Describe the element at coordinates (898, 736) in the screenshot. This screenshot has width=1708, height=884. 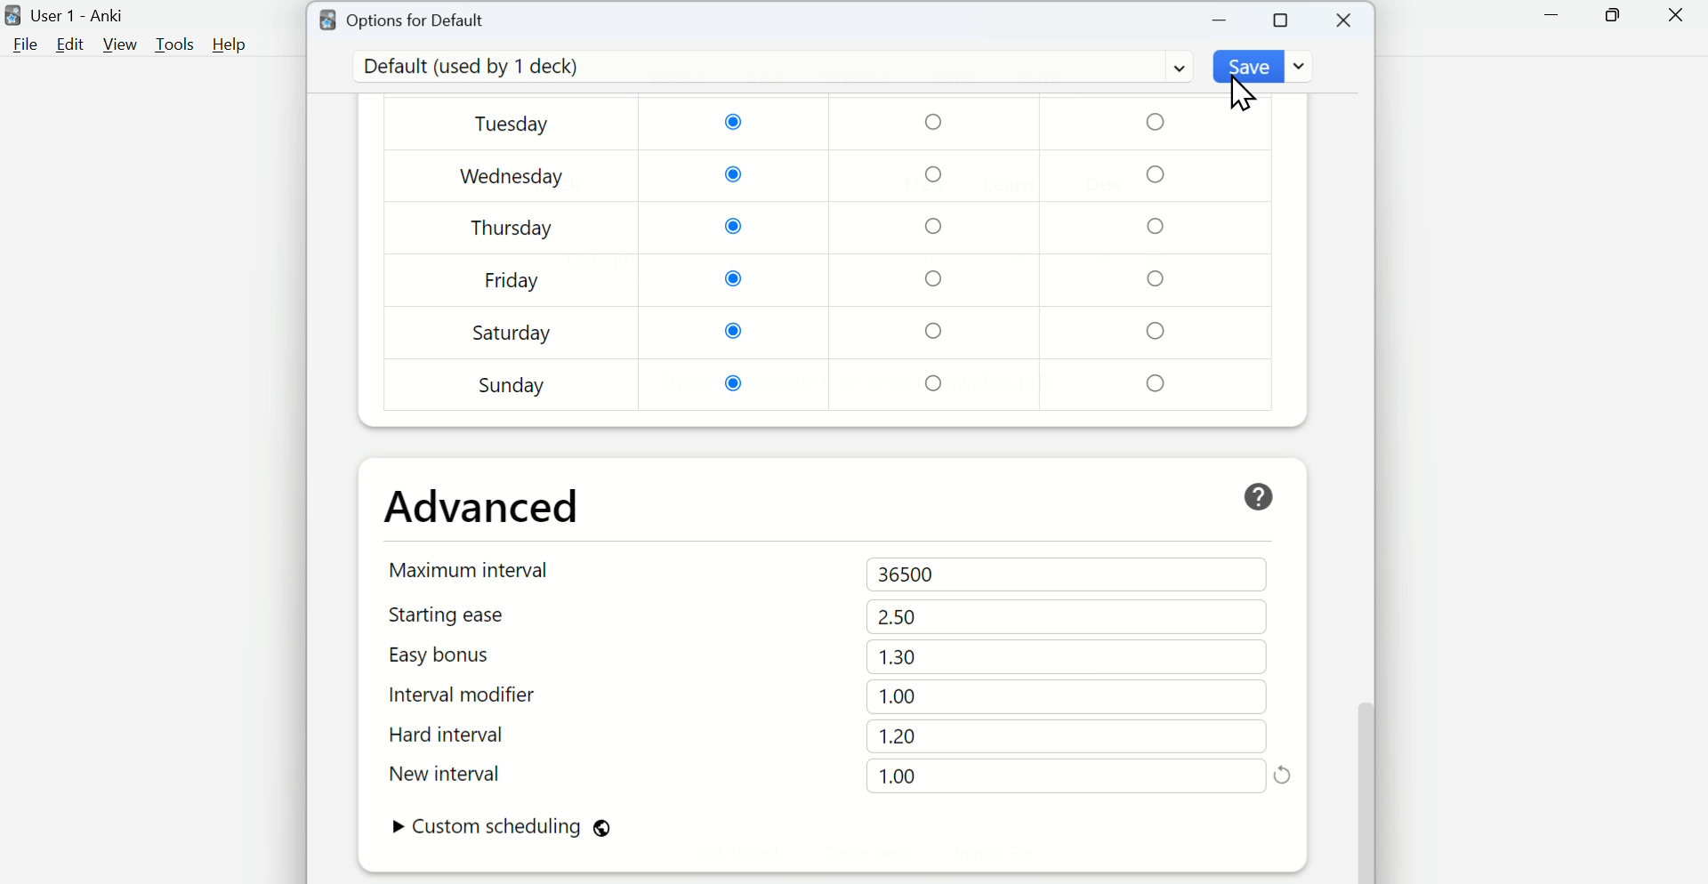
I see `1.20` at that location.